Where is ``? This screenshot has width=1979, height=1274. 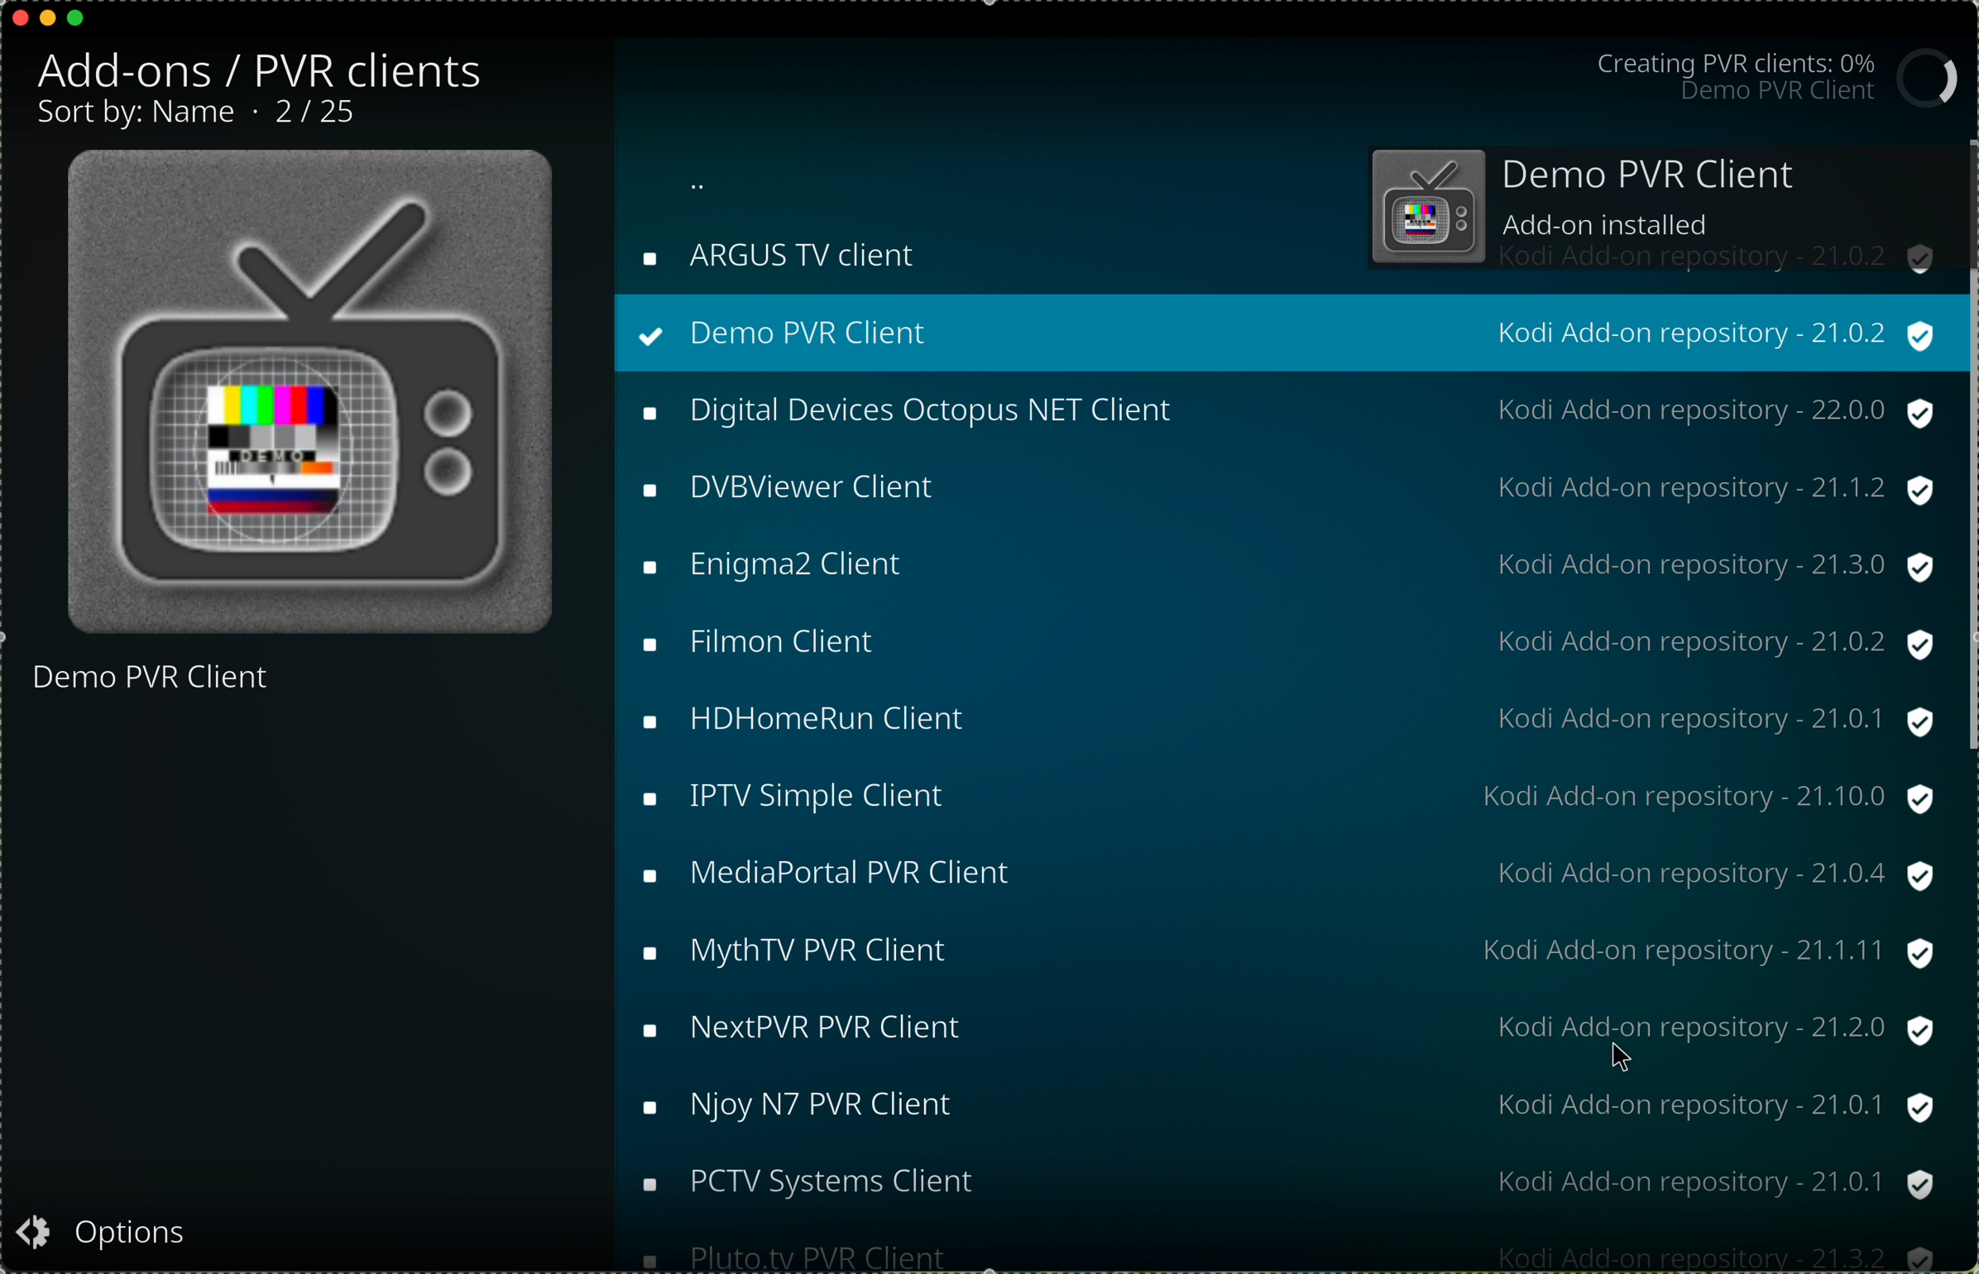  is located at coordinates (1282, 647).